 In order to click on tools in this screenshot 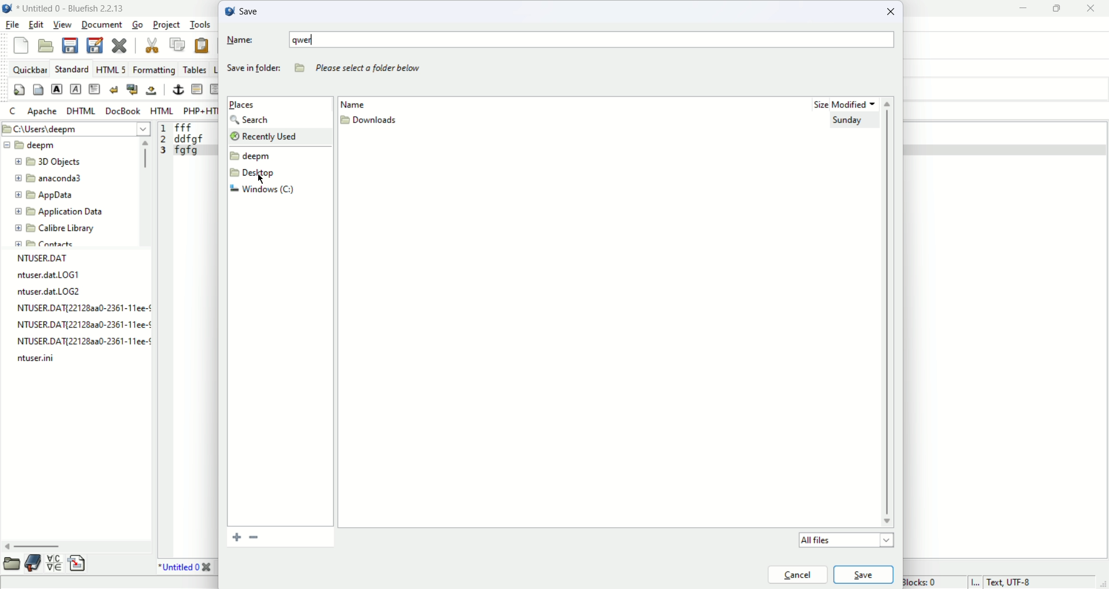, I will do `click(199, 25)`.